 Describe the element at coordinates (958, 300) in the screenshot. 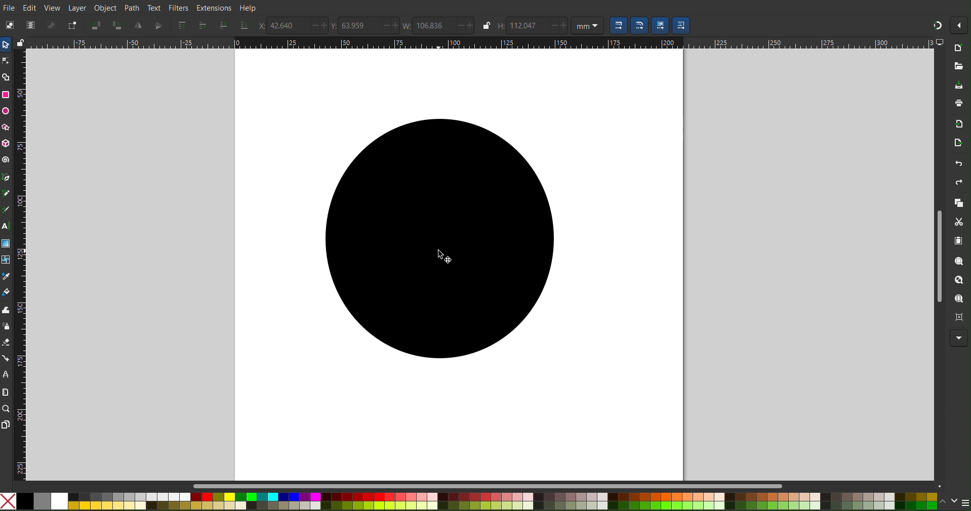

I see `Zoom Page` at that location.